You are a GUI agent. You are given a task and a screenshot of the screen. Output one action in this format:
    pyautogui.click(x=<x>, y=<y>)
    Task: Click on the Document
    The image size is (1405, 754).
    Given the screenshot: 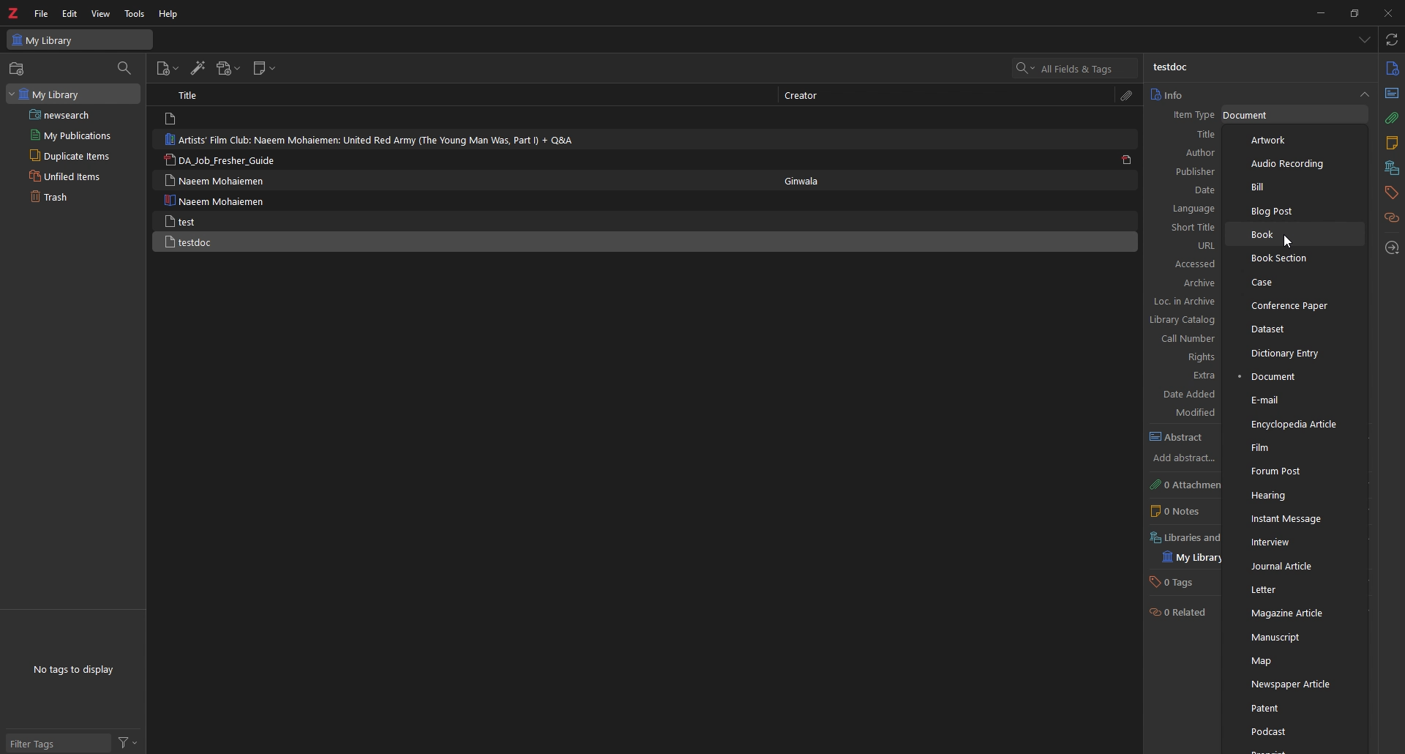 What is the action you would take?
    pyautogui.click(x=1251, y=115)
    